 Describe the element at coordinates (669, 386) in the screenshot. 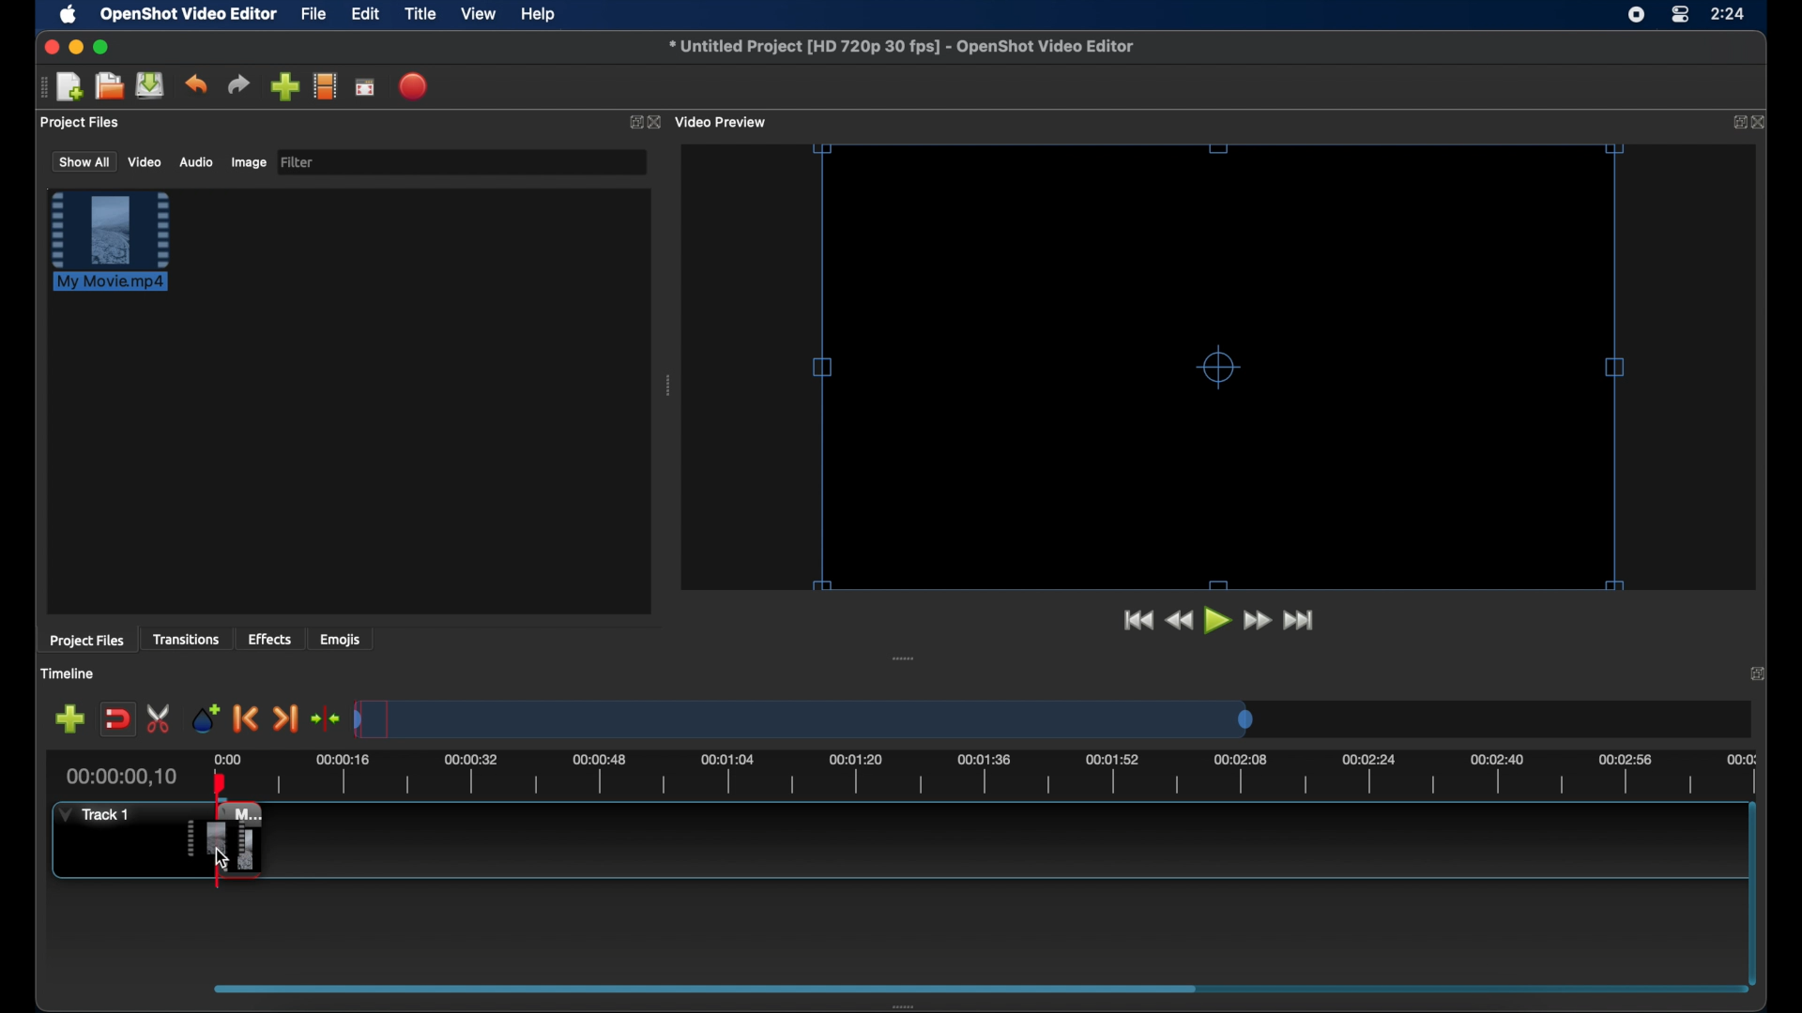

I see `drag handle` at that location.